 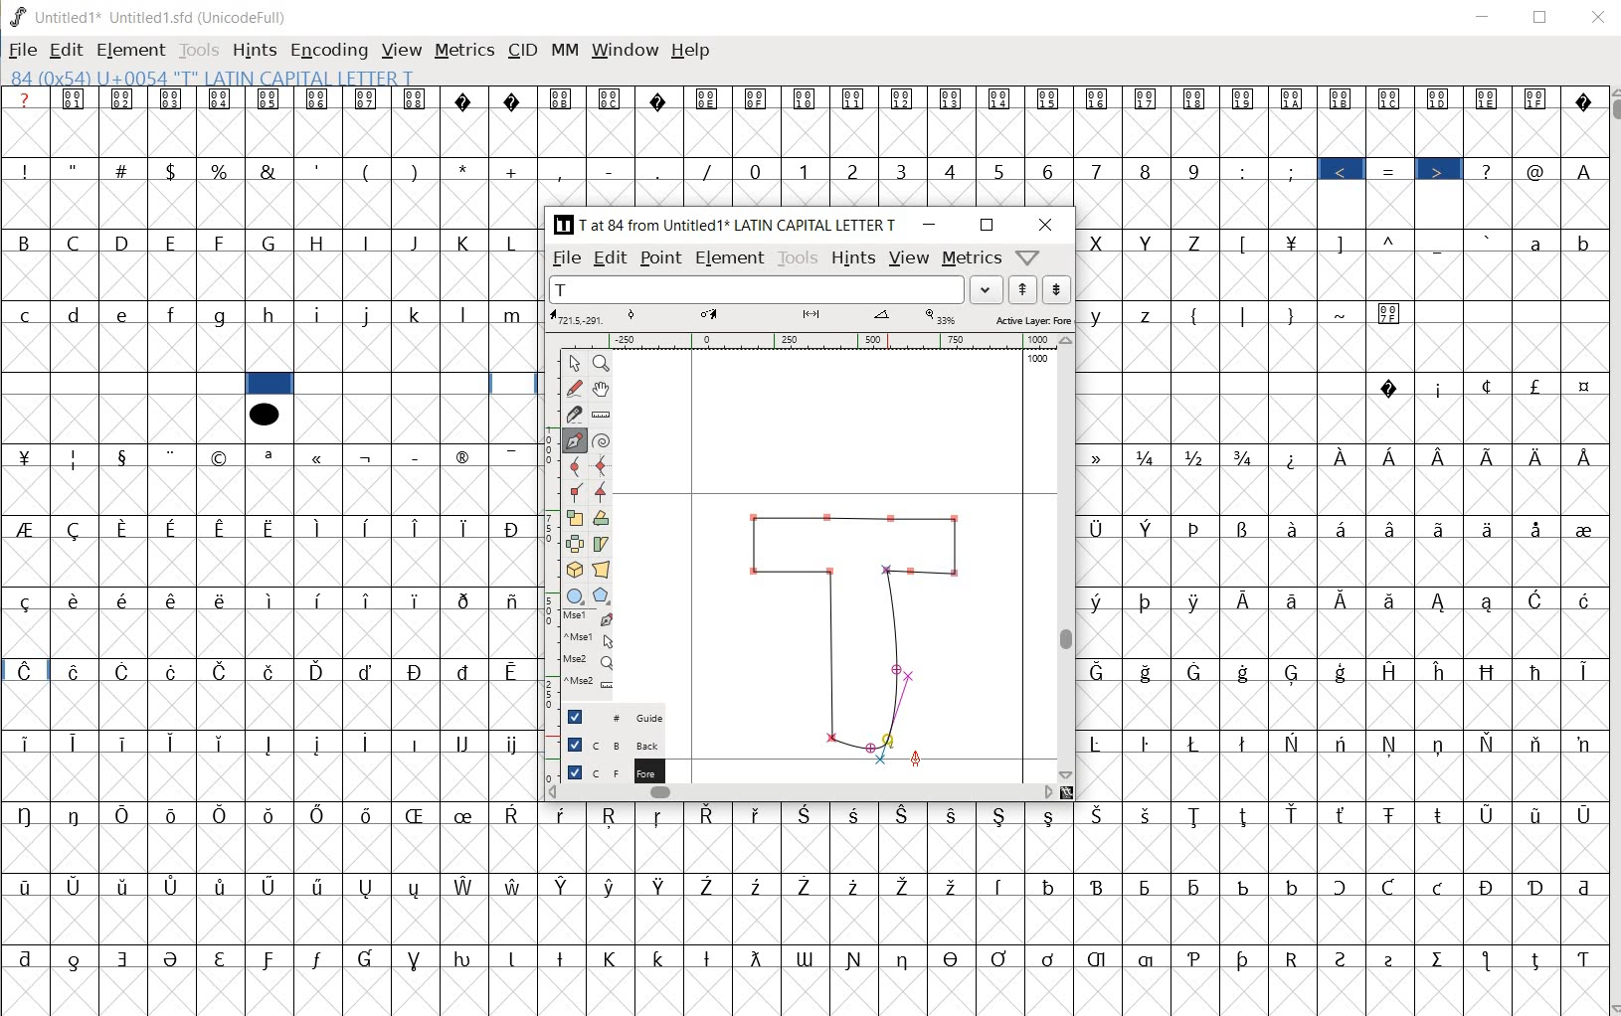 What do you see at coordinates (1345, 598) in the screenshot?
I see `Symbol` at bounding box center [1345, 598].